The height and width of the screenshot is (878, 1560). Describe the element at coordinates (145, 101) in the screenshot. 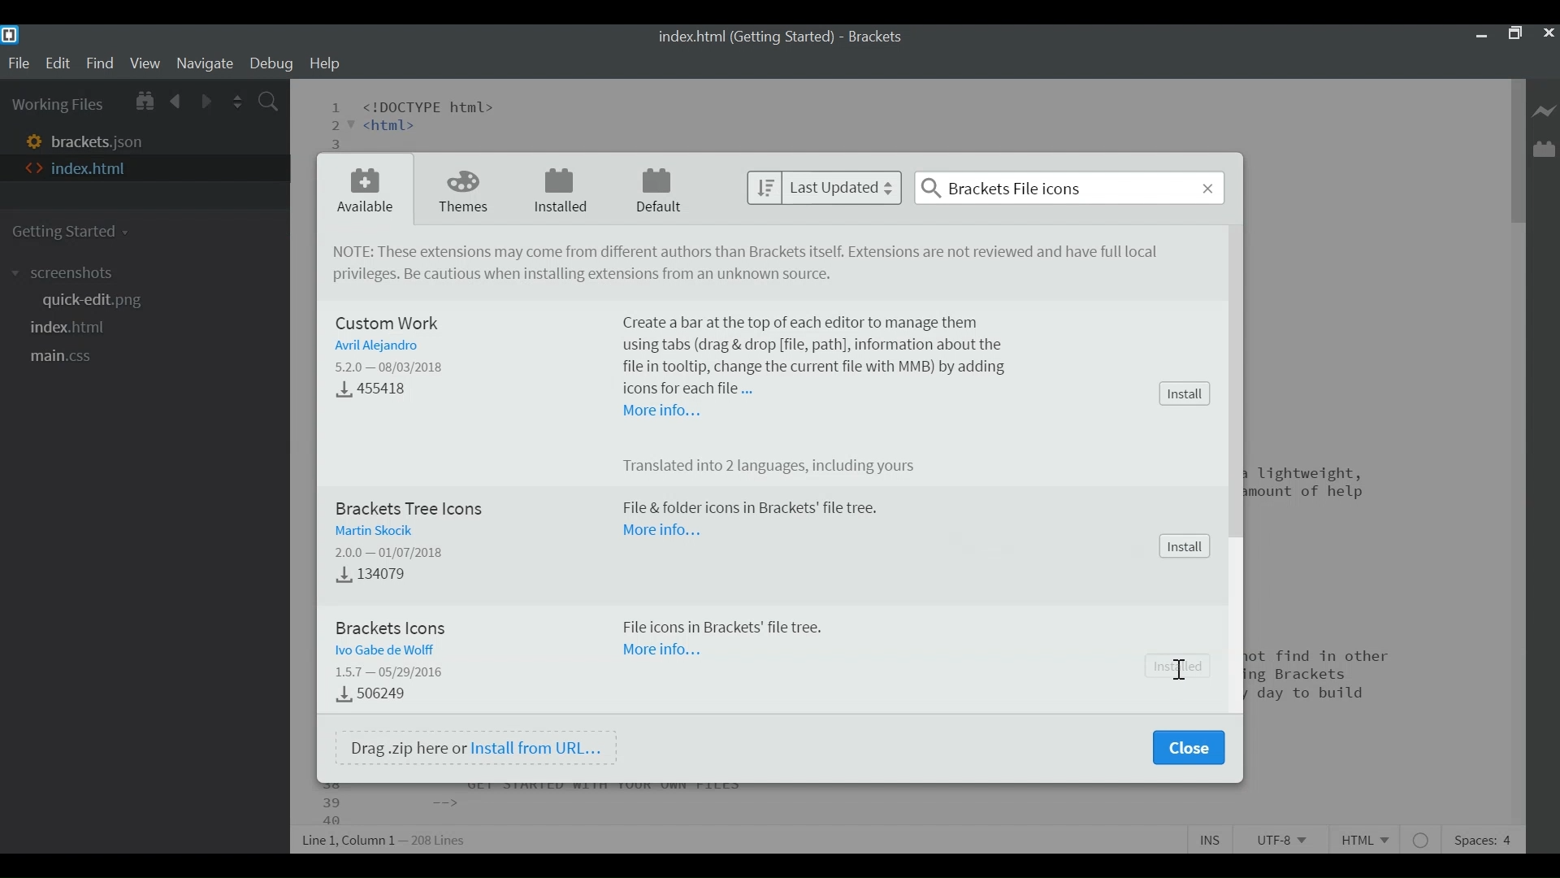

I see `Show in File tree` at that location.